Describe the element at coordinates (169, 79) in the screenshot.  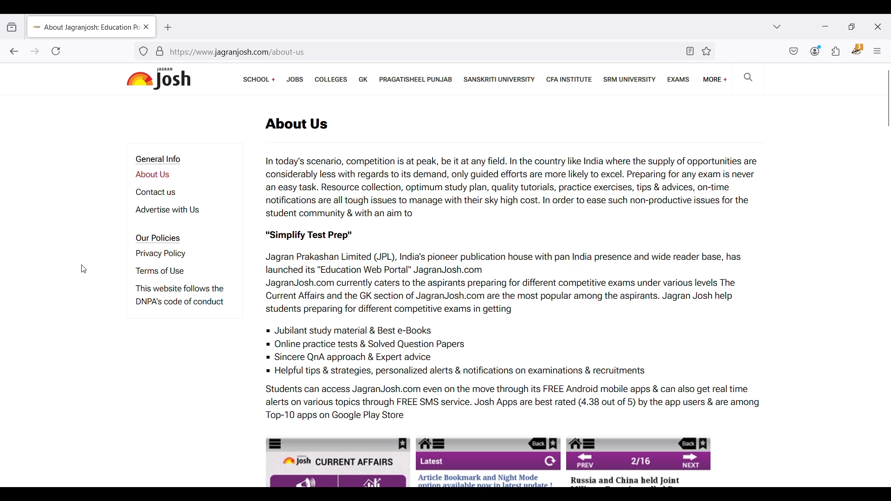
I see `Jagran josh logo` at that location.